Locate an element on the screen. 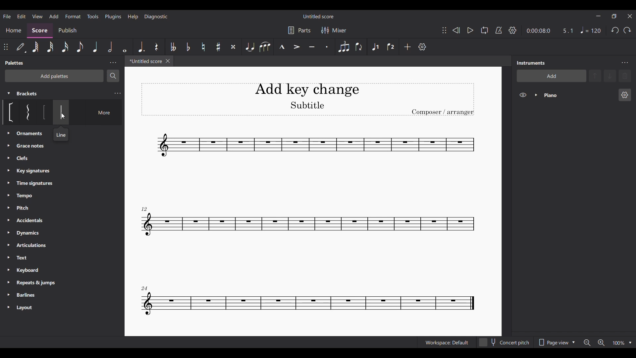  Piano settings is located at coordinates (625, 95).